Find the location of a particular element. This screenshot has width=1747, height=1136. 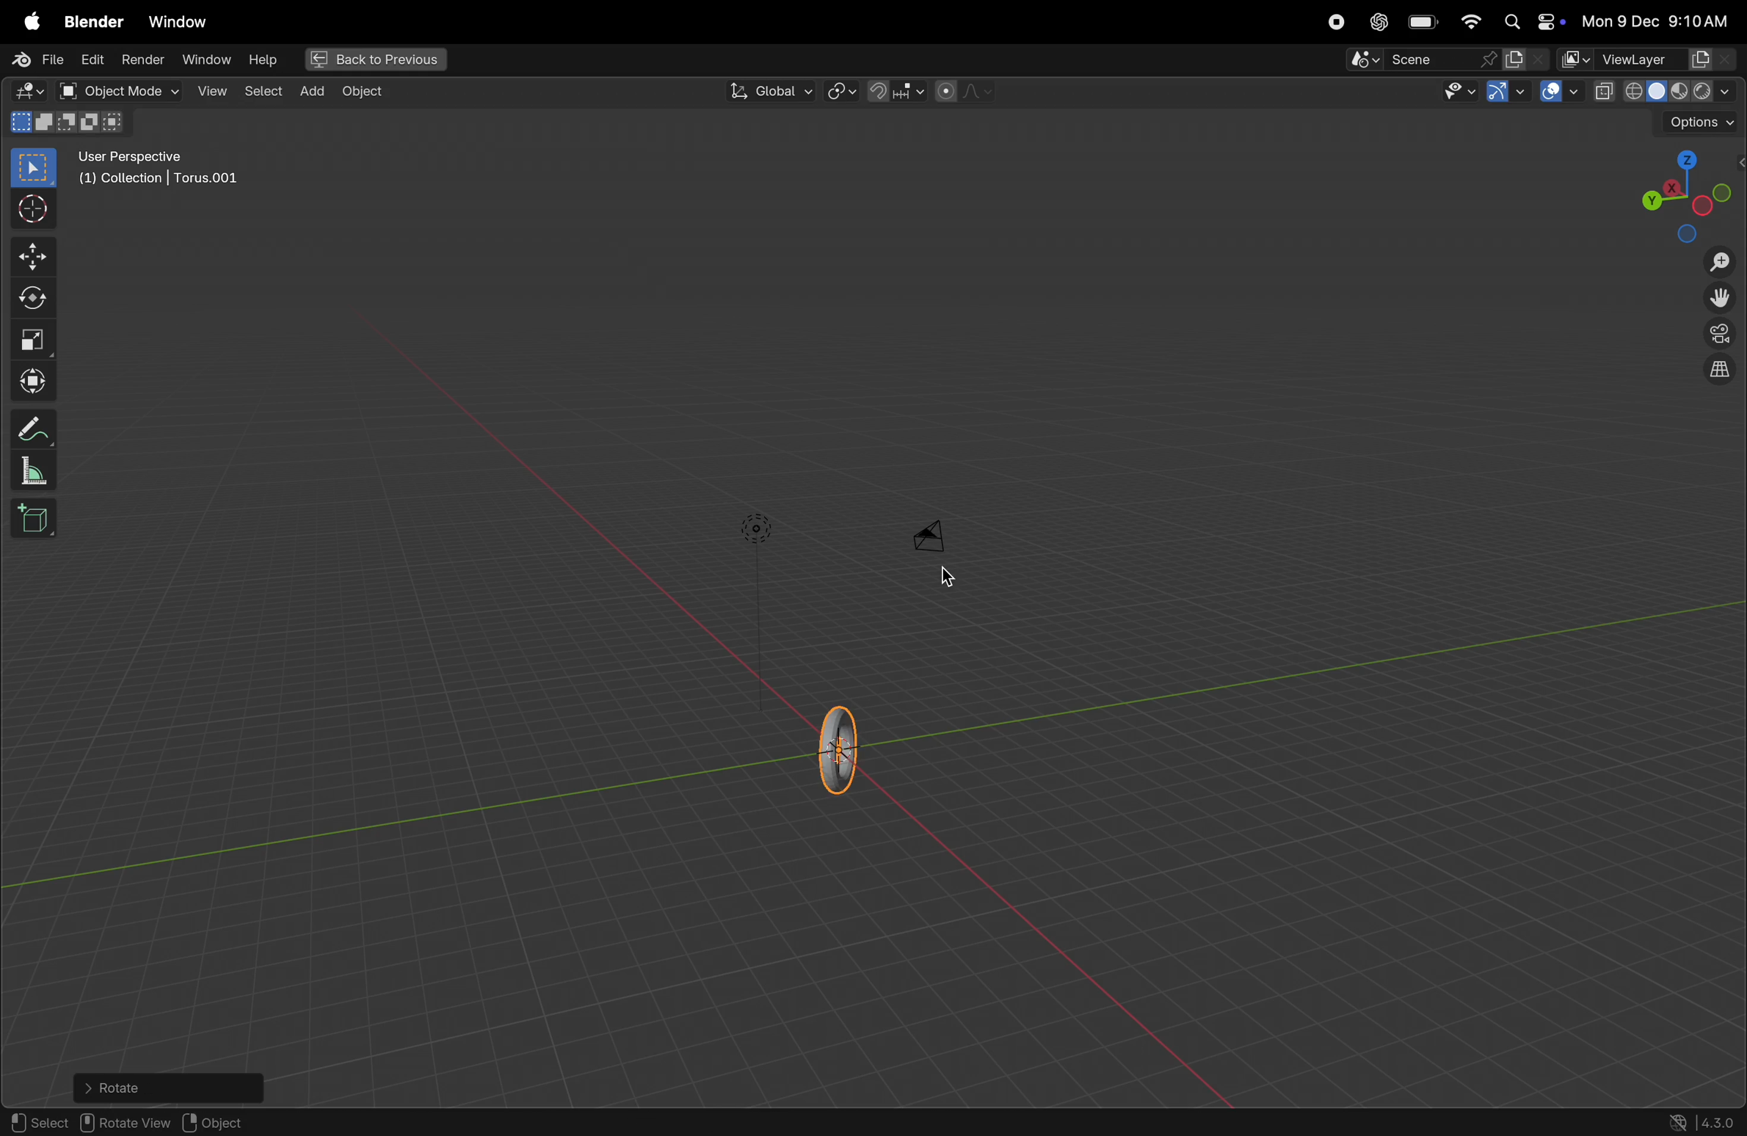

add cube is located at coordinates (37, 520).